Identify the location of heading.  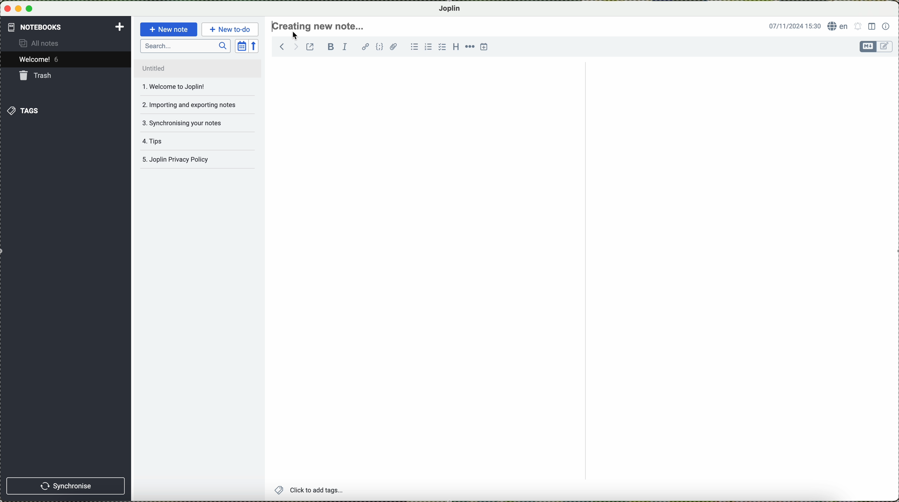
(455, 46).